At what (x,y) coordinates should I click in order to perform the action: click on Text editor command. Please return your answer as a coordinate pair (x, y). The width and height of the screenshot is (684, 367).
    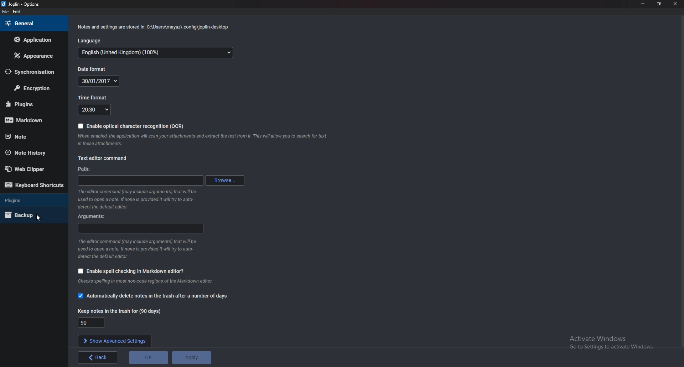
    Looking at the image, I should click on (103, 159).